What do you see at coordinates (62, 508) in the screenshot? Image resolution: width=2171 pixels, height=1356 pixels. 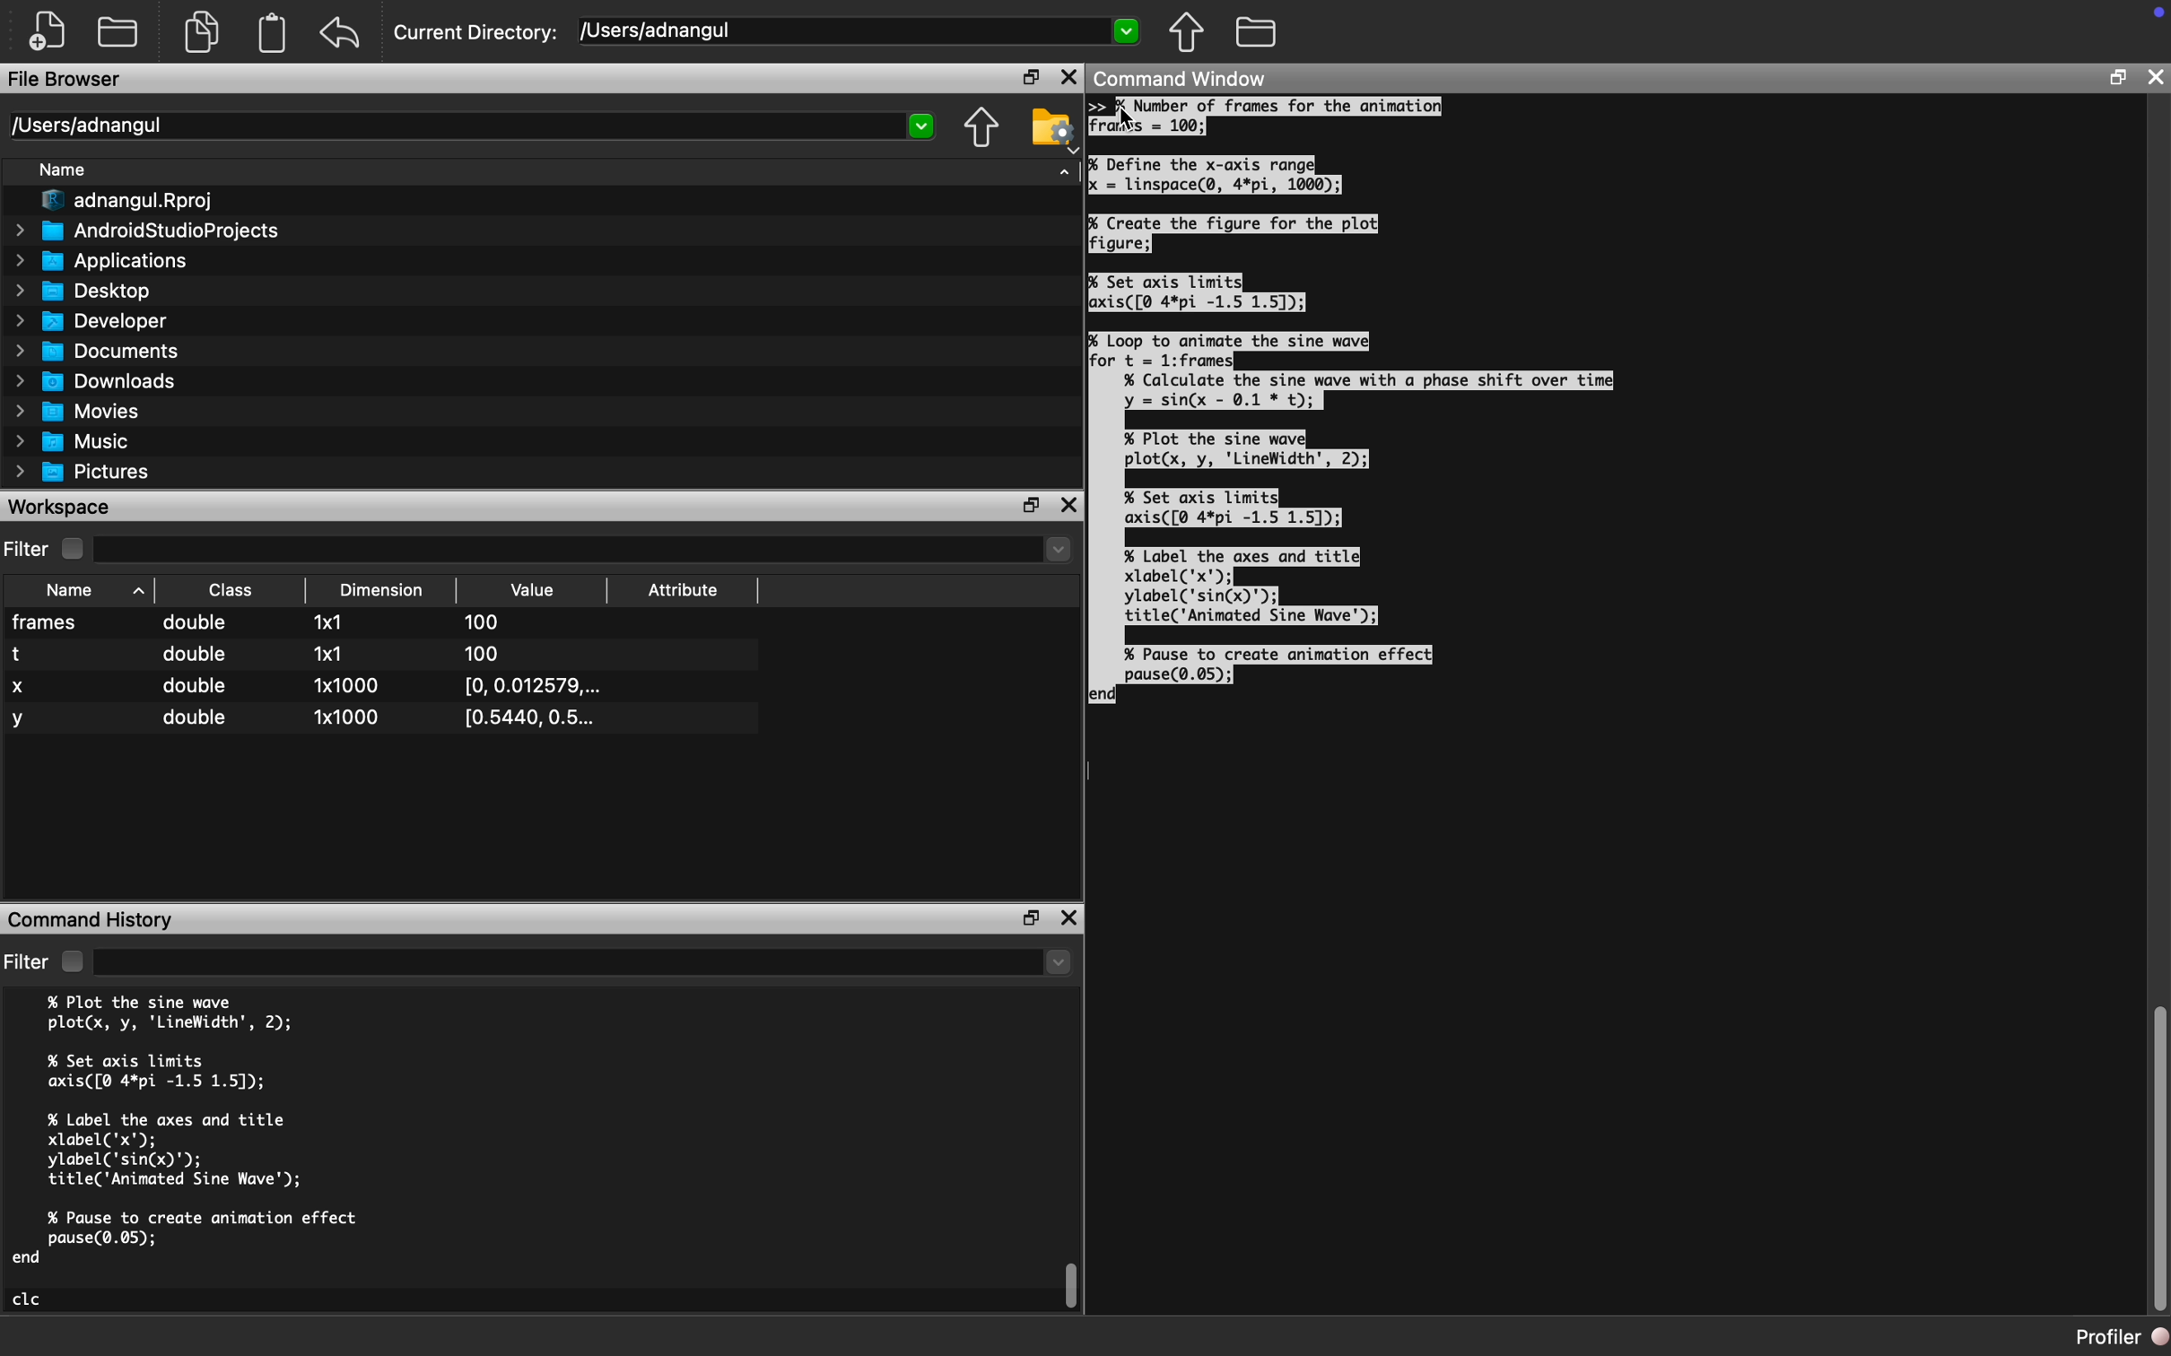 I see `Workspace` at bounding box center [62, 508].